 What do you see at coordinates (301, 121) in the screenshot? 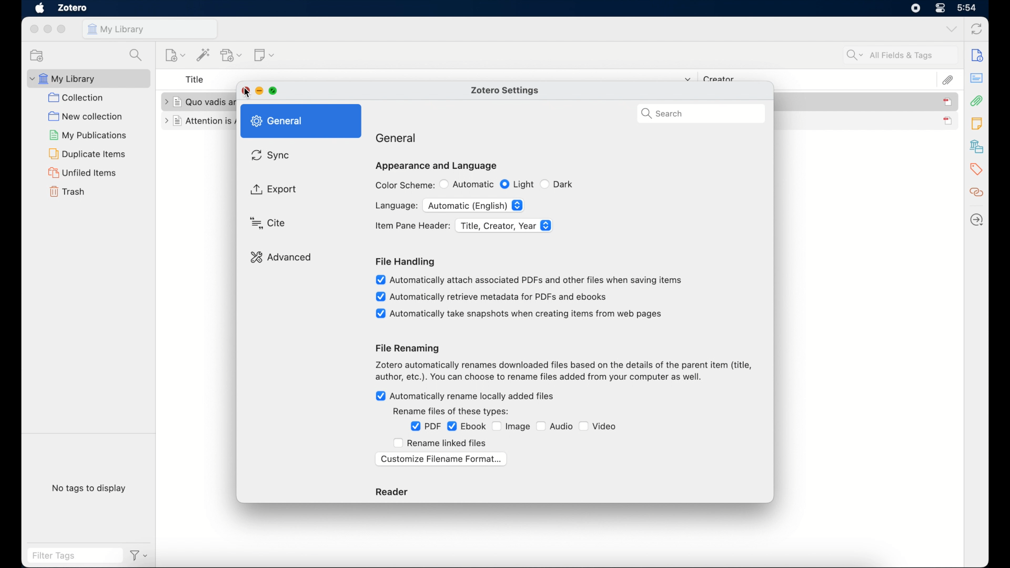
I see `general highlighted` at bounding box center [301, 121].